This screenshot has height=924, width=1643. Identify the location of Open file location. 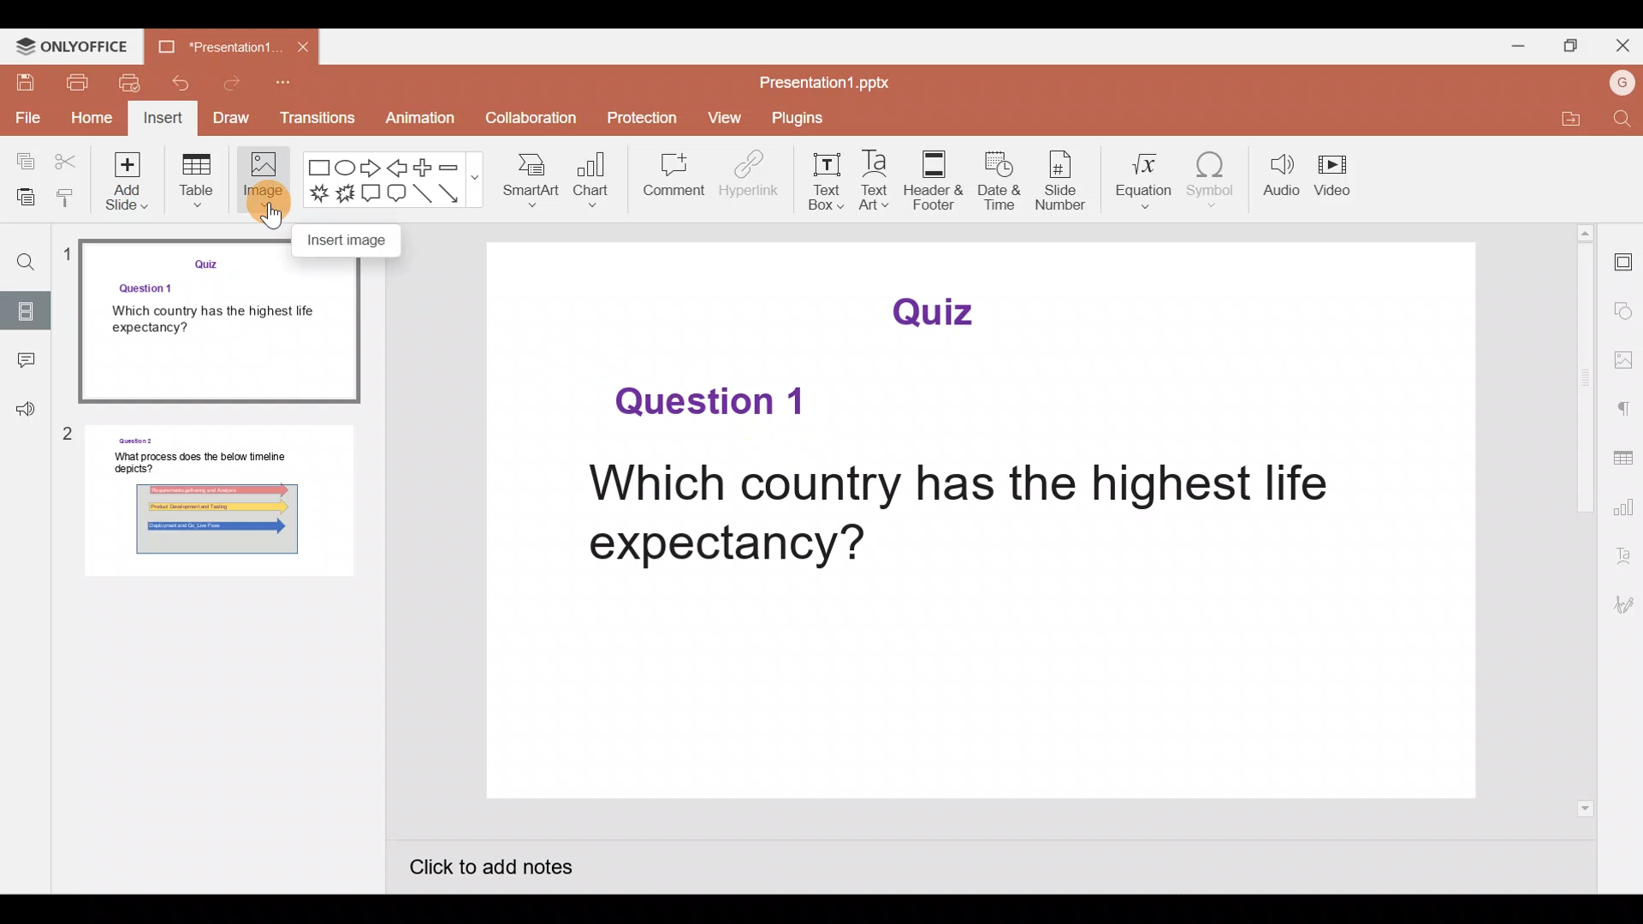
(1568, 122).